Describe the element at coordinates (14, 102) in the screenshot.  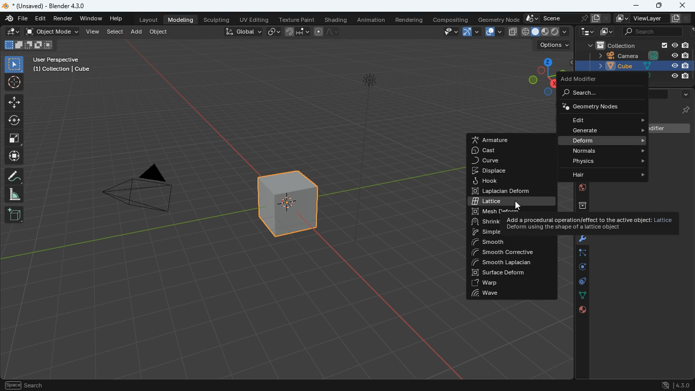
I see `move` at that location.